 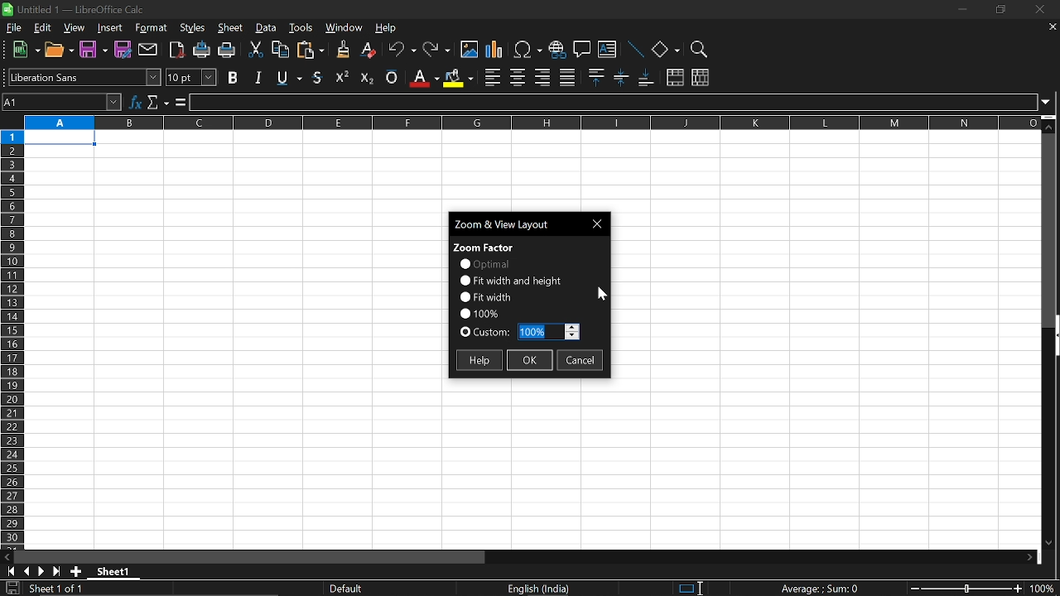 What do you see at coordinates (437, 50) in the screenshot?
I see `redo` at bounding box center [437, 50].